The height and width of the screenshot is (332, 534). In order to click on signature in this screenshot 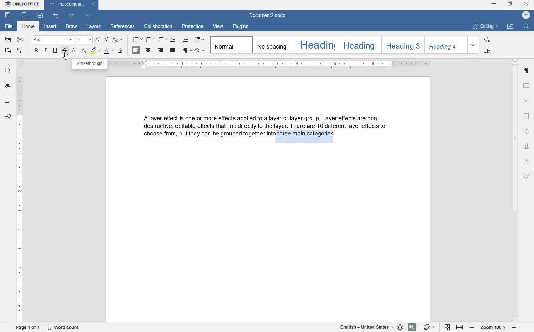, I will do `click(527, 176)`.